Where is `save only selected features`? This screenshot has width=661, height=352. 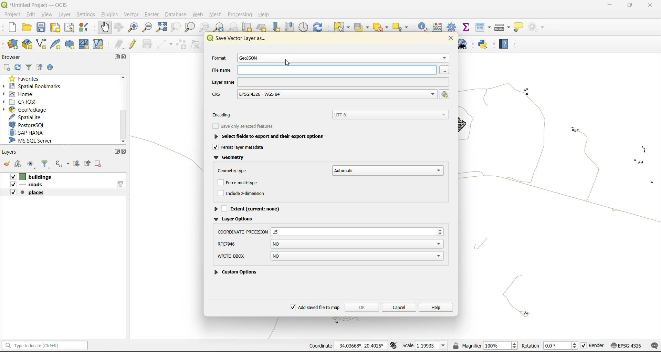
save only selected features is located at coordinates (243, 126).